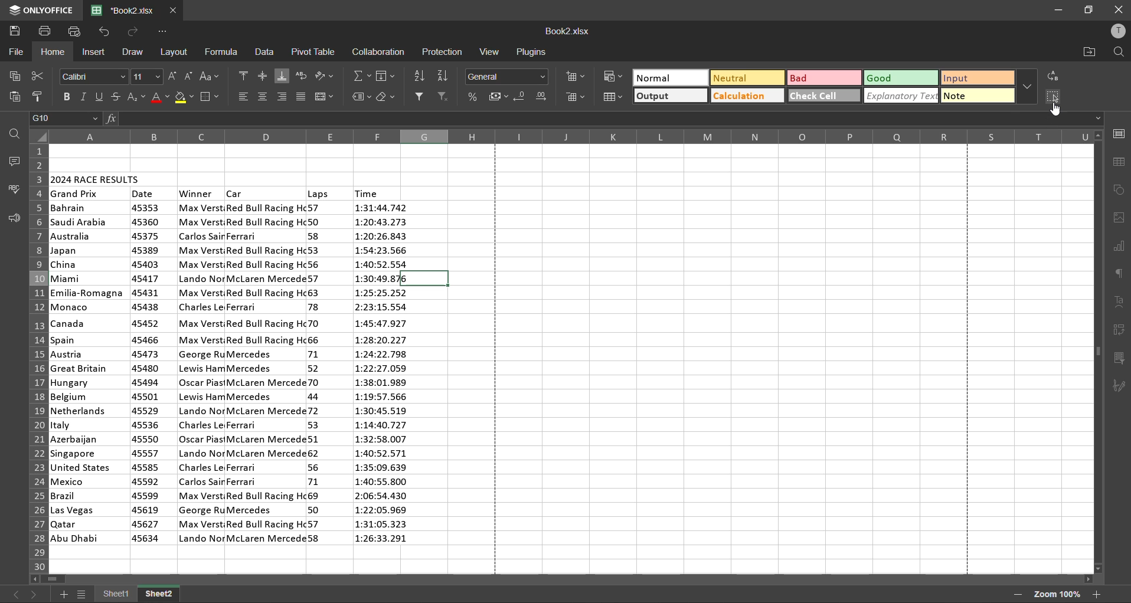  What do you see at coordinates (1027, 87) in the screenshot?
I see `more options` at bounding box center [1027, 87].